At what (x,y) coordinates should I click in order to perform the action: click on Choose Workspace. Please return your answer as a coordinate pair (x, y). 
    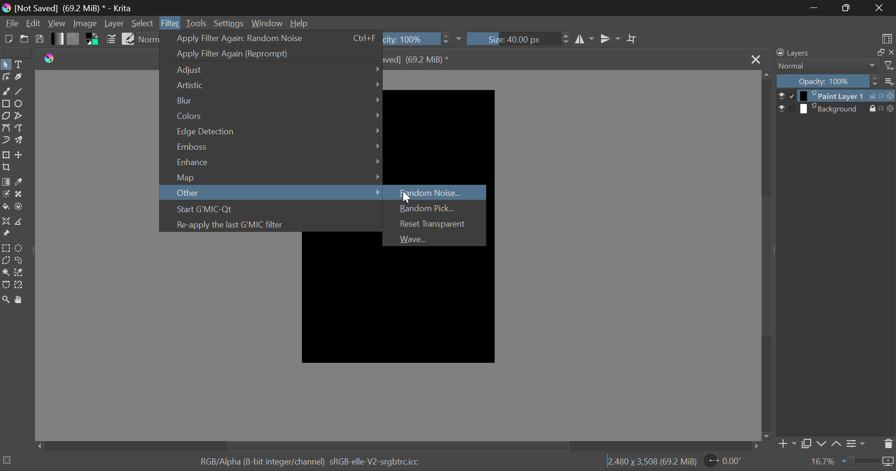
    Looking at the image, I should click on (886, 38).